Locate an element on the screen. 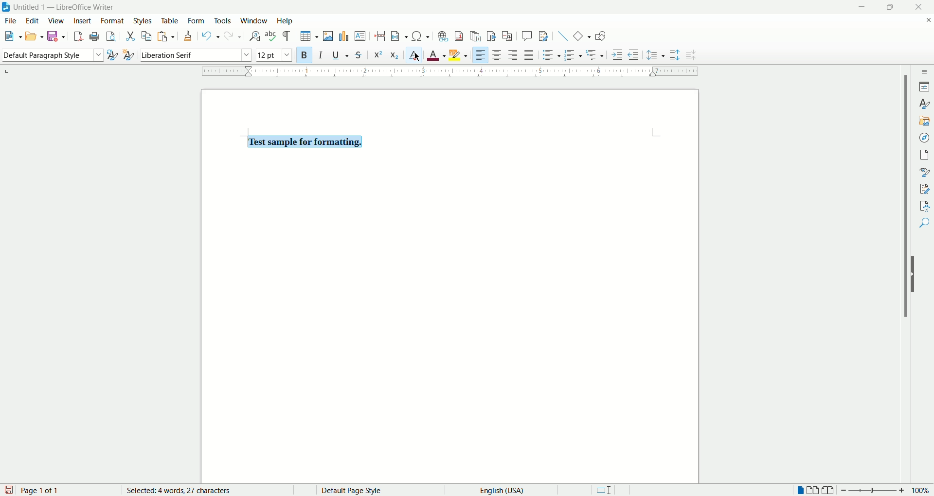 Image resolution: width=934 pixels, height=496 pixels. insert bookmark is located at coordinates (491, 36).